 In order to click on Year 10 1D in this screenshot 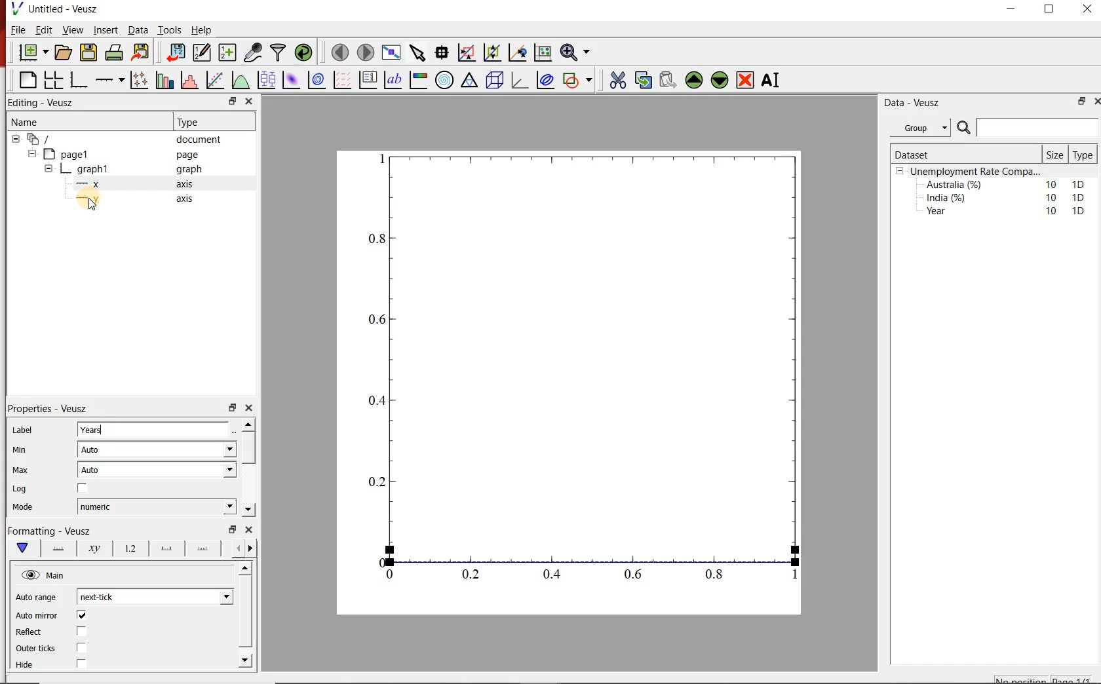, I will do `click(1009, 212)`.